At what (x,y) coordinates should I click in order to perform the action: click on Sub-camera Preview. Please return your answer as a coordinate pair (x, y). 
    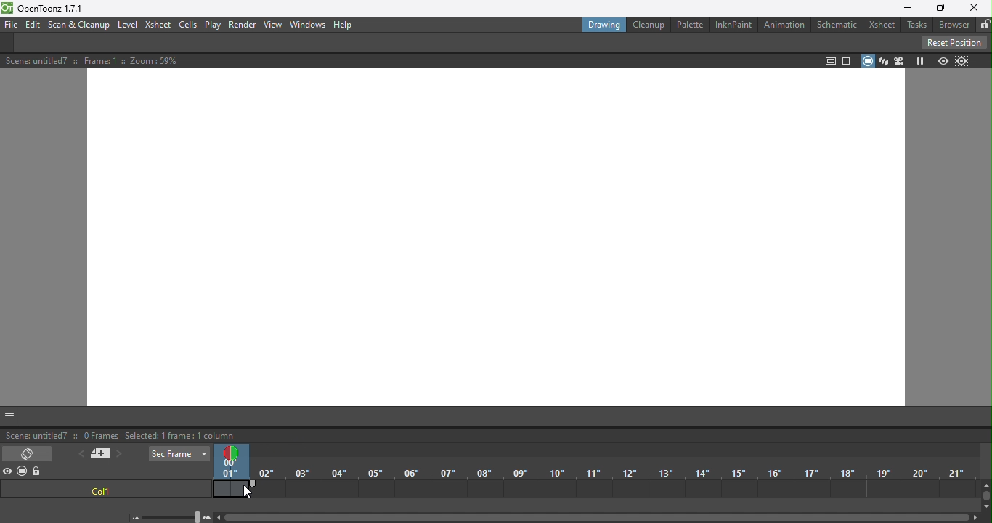
    Looking at the image, I should click on (962, 61).